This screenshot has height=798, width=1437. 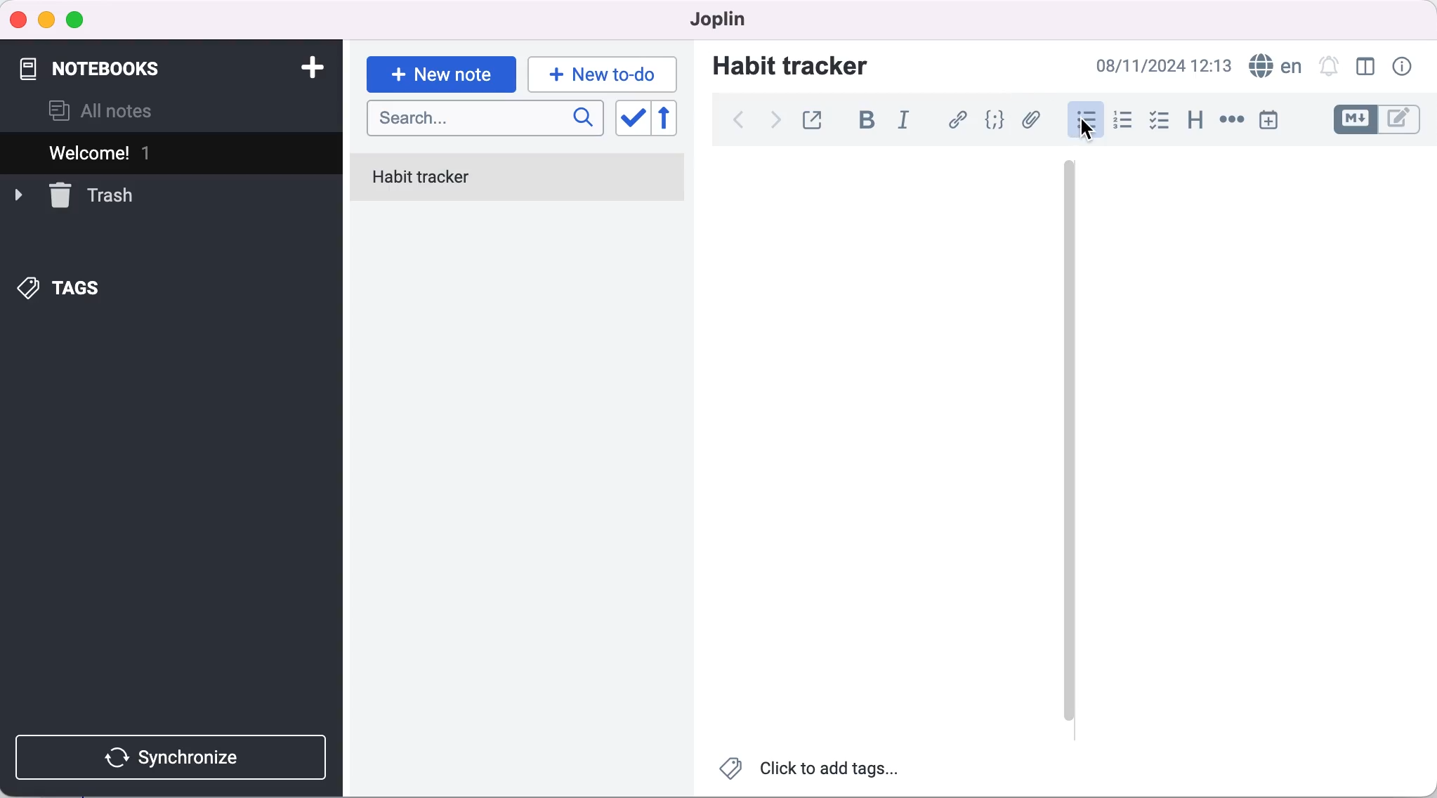 I want to click on habit tracker, so click(x=790, y=65).